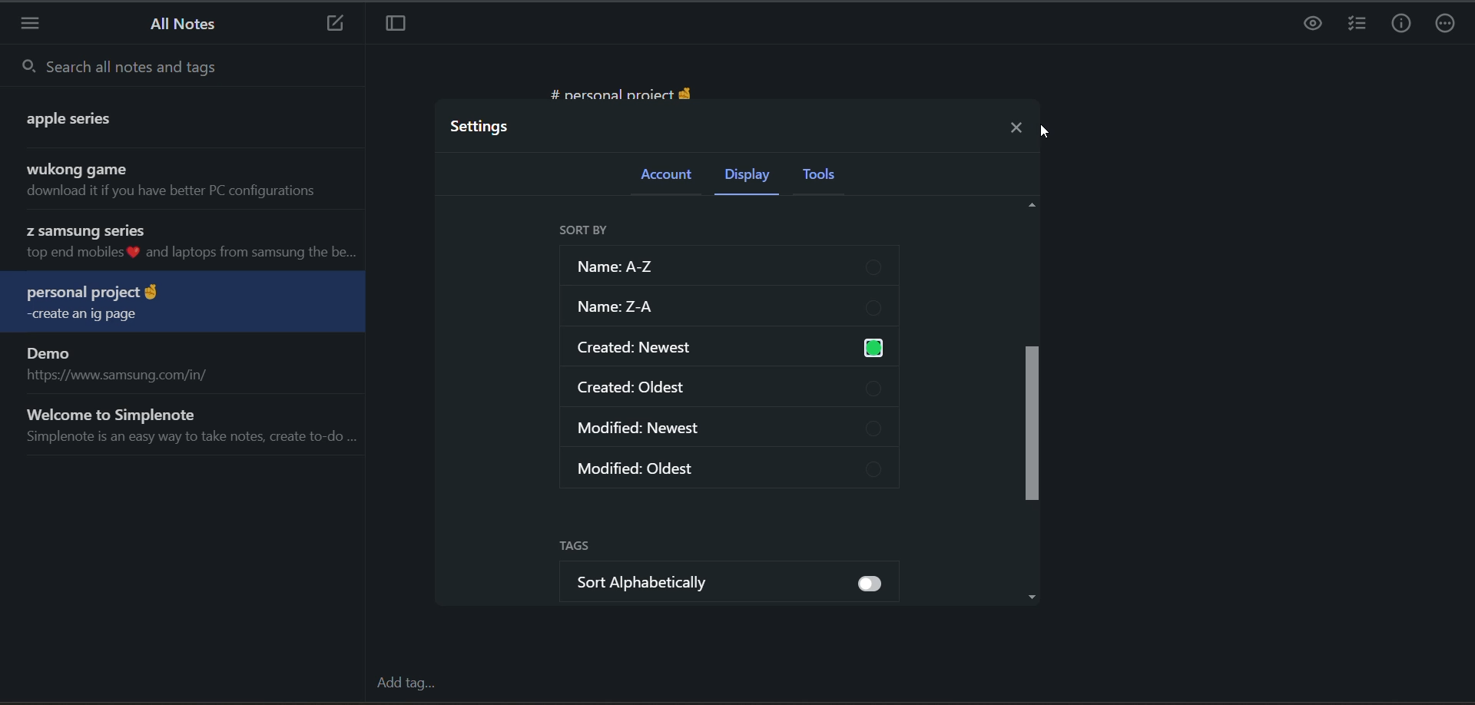  Describe the element at coordinates (179, 25) in the screenshot. I see `all notes` at that location.